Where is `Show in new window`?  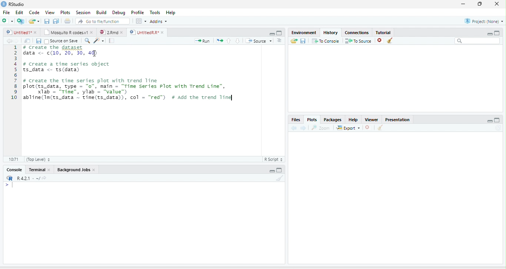
Show in new window is located at coordinates (27, 40).